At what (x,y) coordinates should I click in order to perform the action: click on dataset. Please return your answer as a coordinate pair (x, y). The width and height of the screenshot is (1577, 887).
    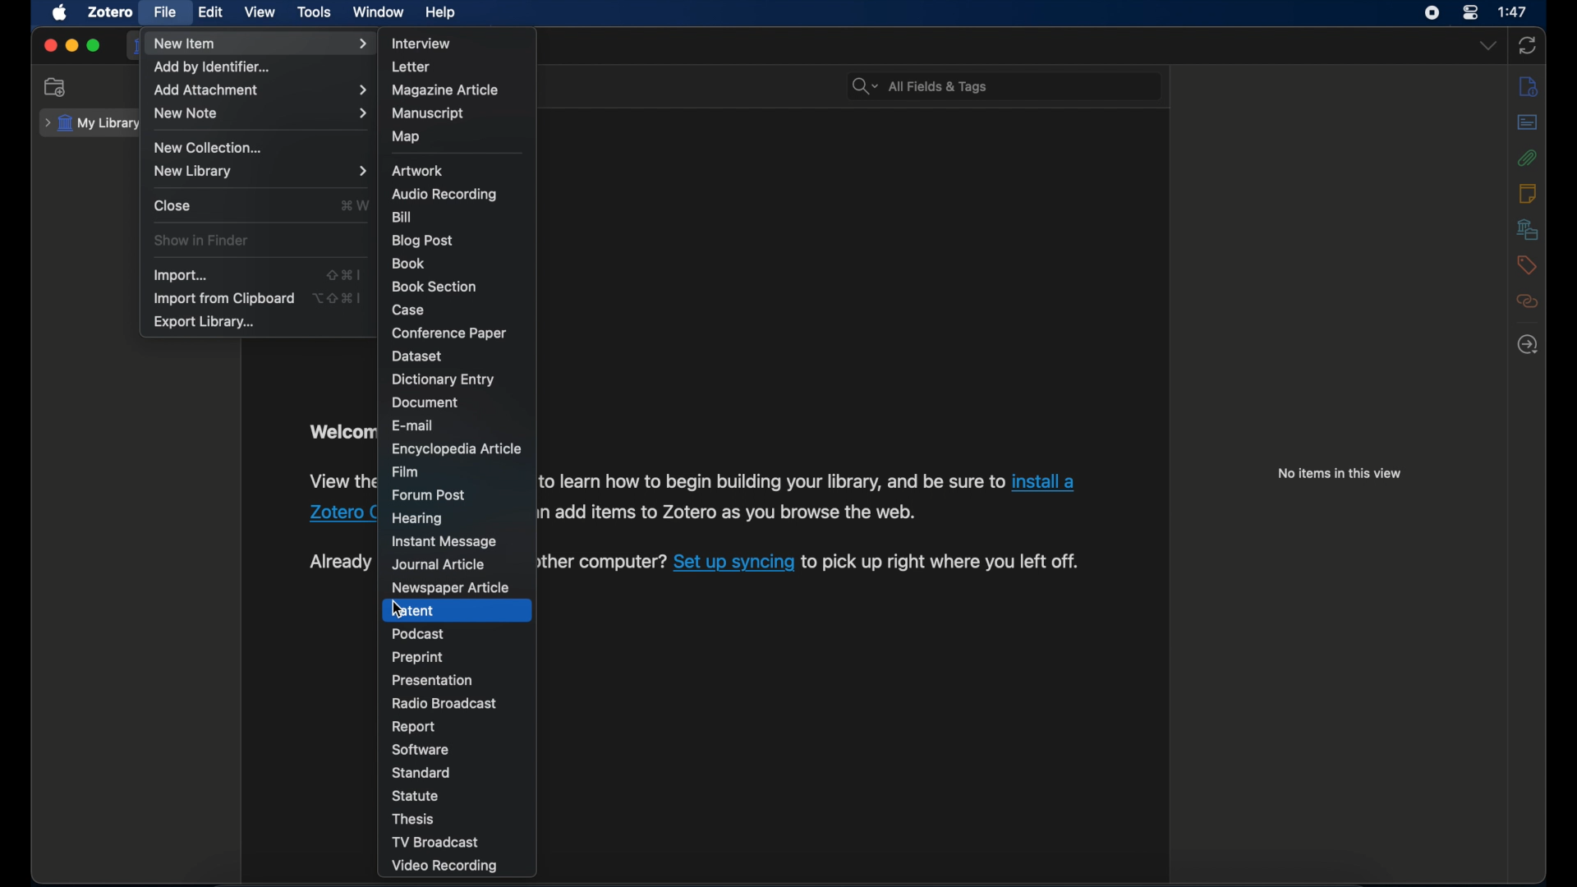
    Looking at the image, I should click on (416, 356).